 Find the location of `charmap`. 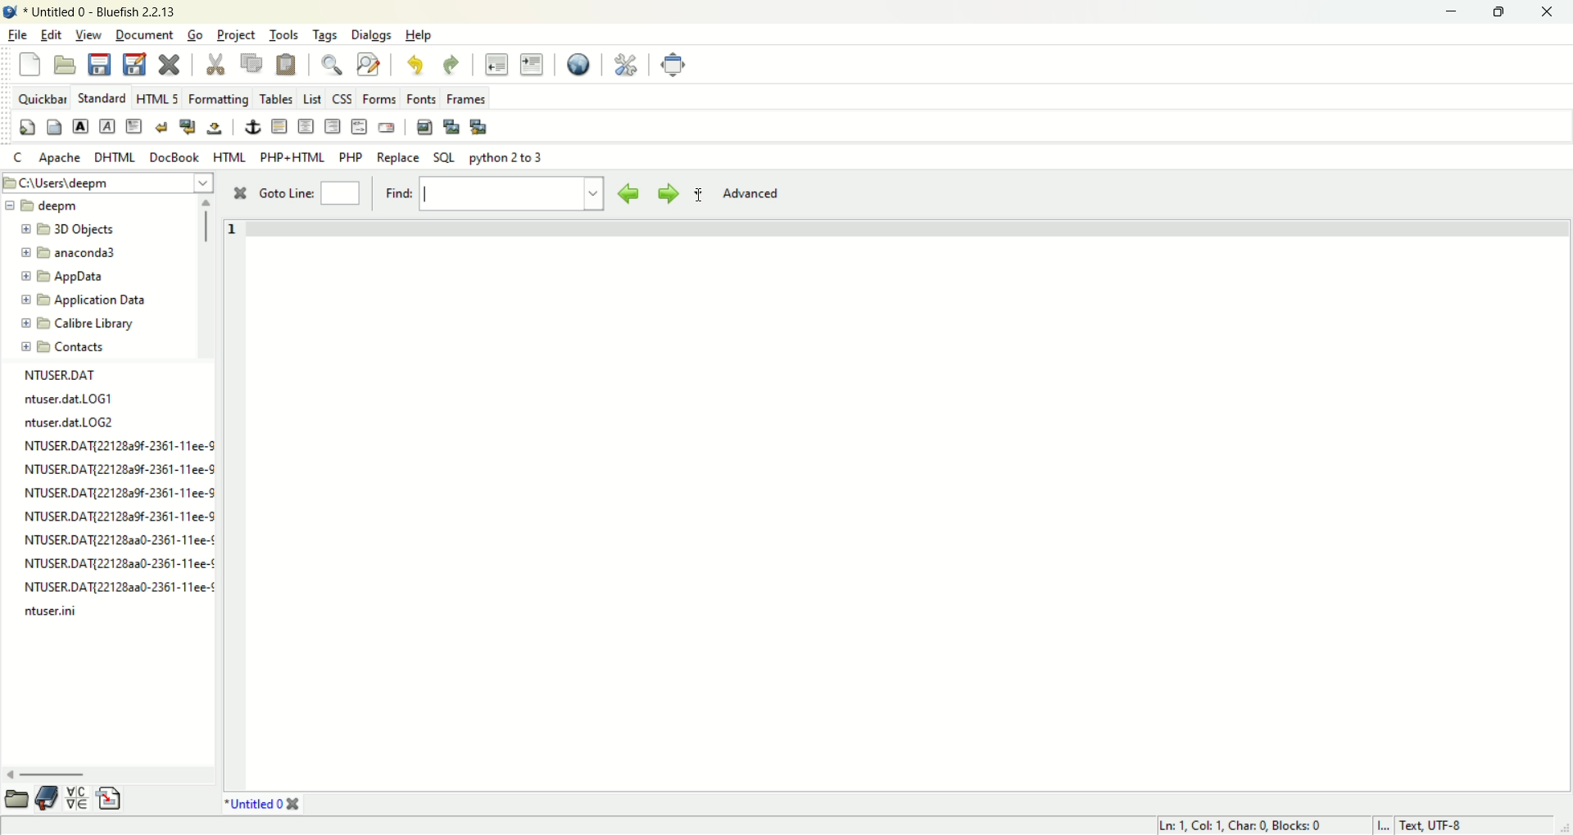

charmap is located at coordinates (78, 800).